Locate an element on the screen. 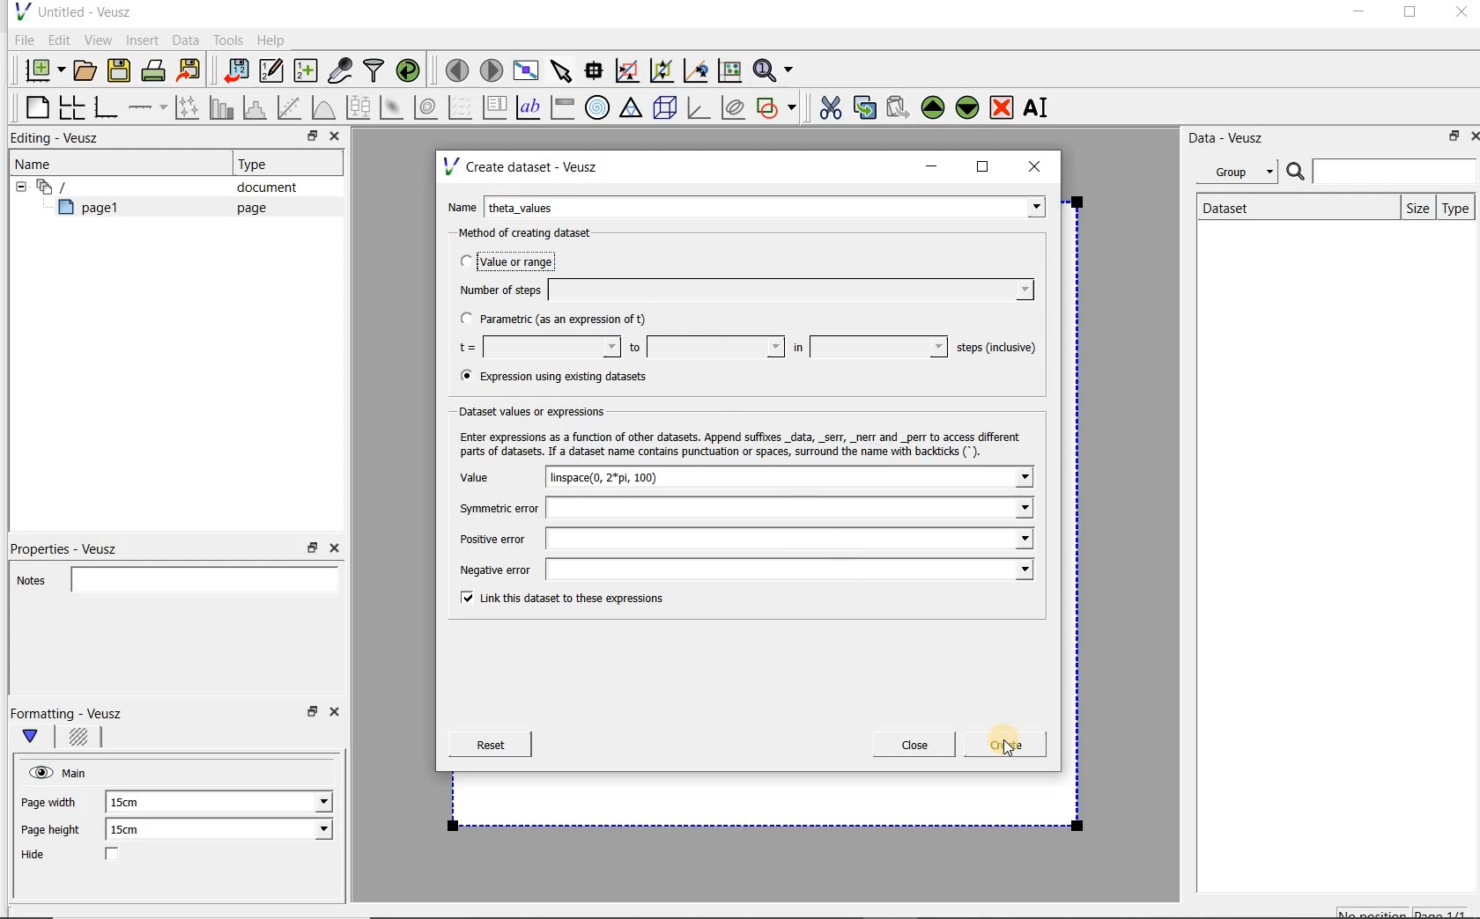 Image resolution: width=1480 pixels, height=919 pixels. Read data points on the graph is located at coordinates (596, 71).